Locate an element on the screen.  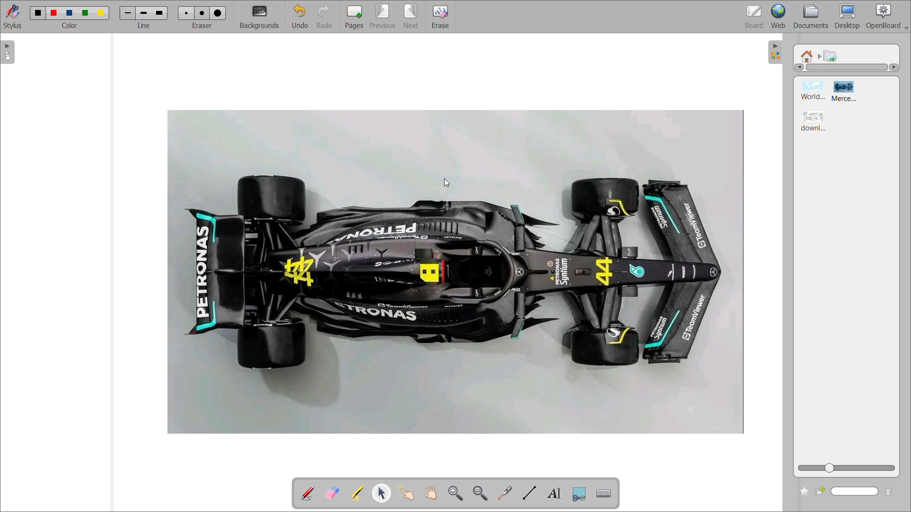
interact with items is located at coordinates (409, 494).